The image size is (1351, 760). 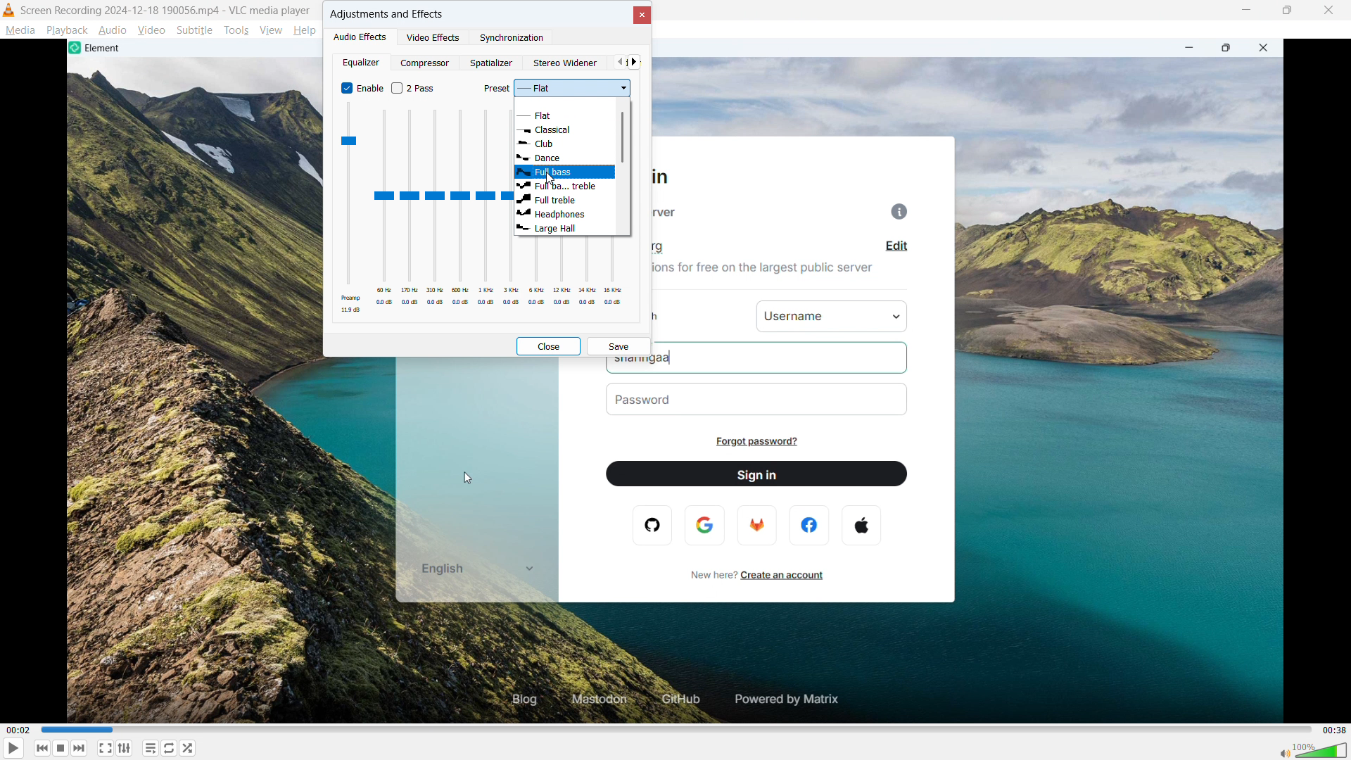 I want to click on Toggle between loop all, one loop and no loop, so click(x=170, y=748).